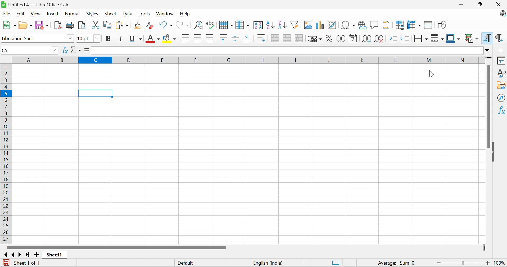  I want to click on Sheet, so click(111, 14).